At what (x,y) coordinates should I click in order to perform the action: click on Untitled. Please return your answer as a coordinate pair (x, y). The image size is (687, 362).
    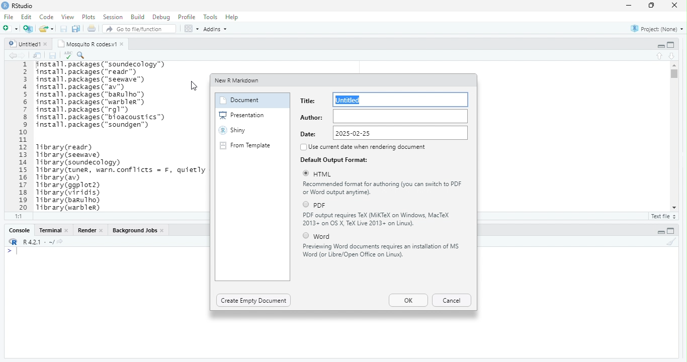
    Looking at the image, I should click on (401, 99).